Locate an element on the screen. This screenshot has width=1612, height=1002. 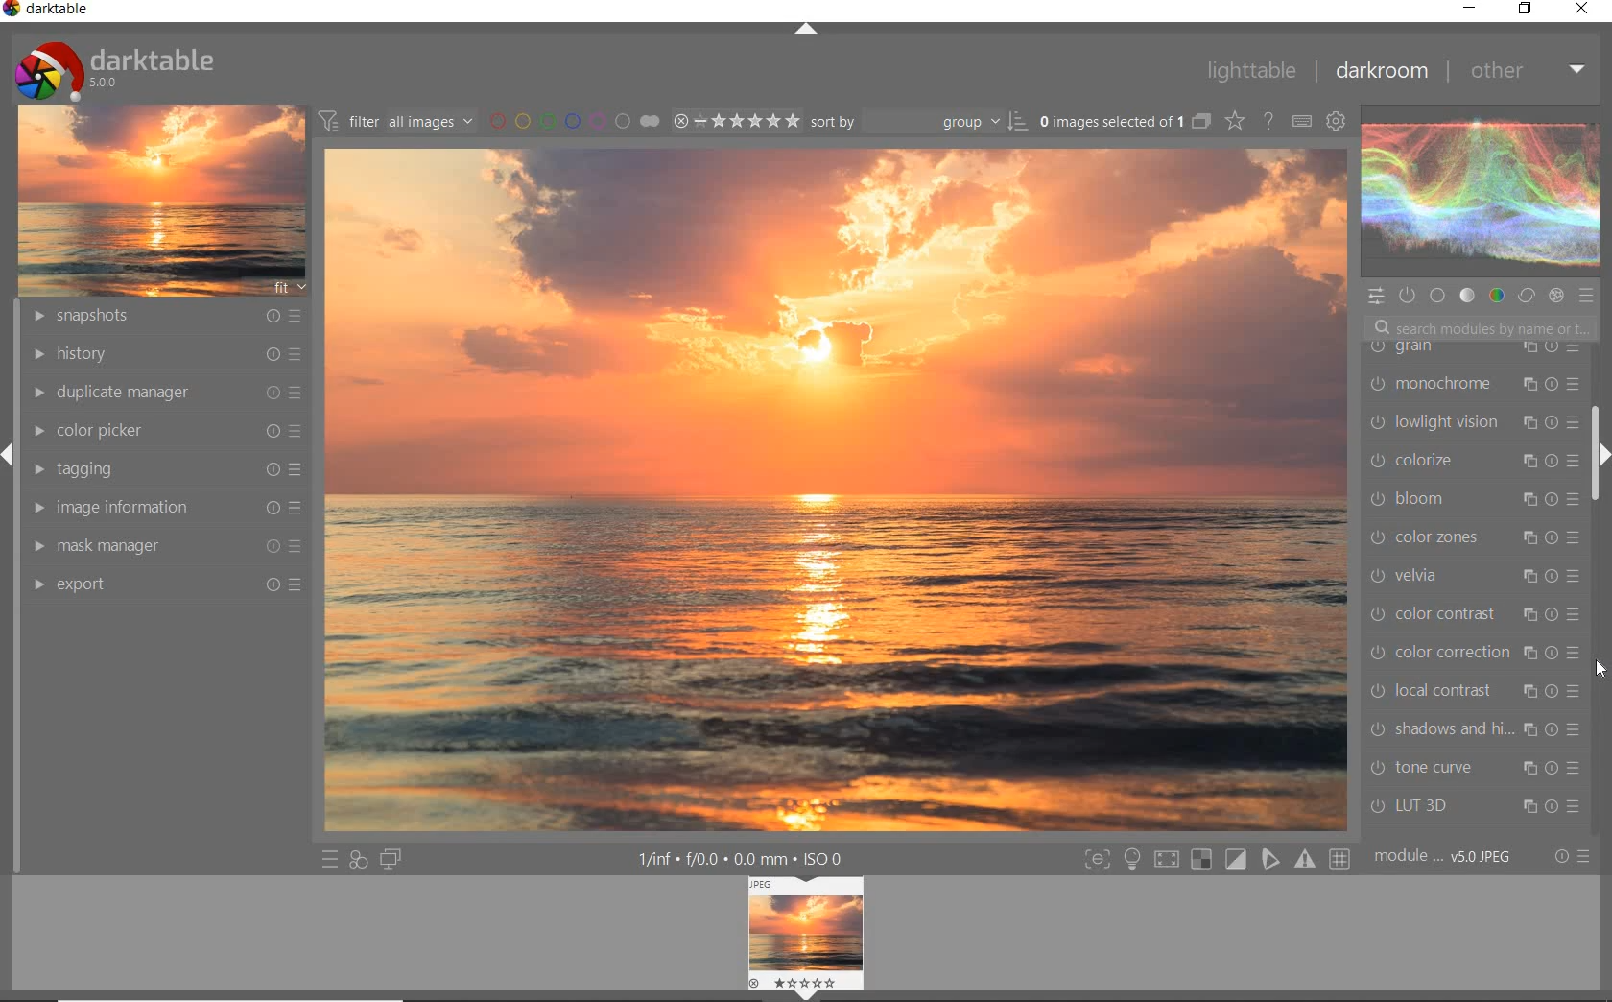
other is located at coordinates (1530, 75).